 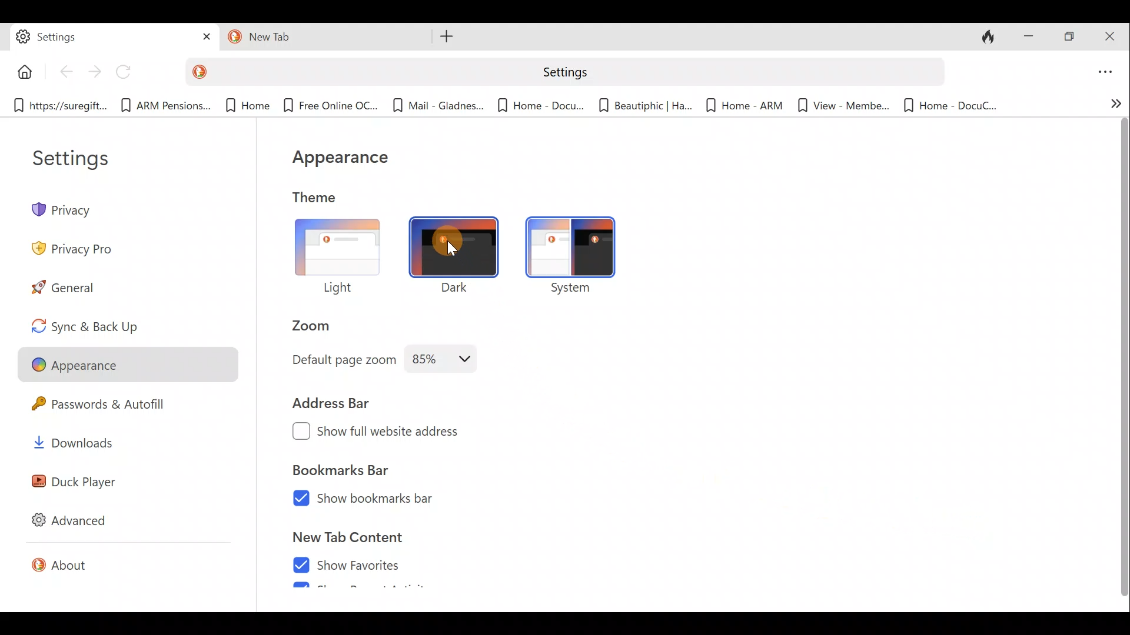 What do you see at coordinates (381, 429) in the screenshot?
I see `Show full website address` at bounding box center [381, 429].